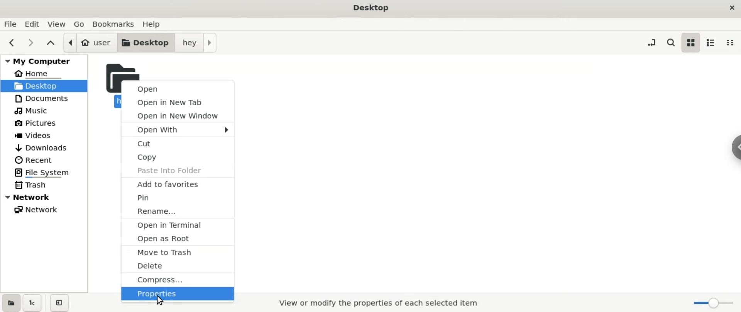  I want to click on open in new tab, so click(178, 103).